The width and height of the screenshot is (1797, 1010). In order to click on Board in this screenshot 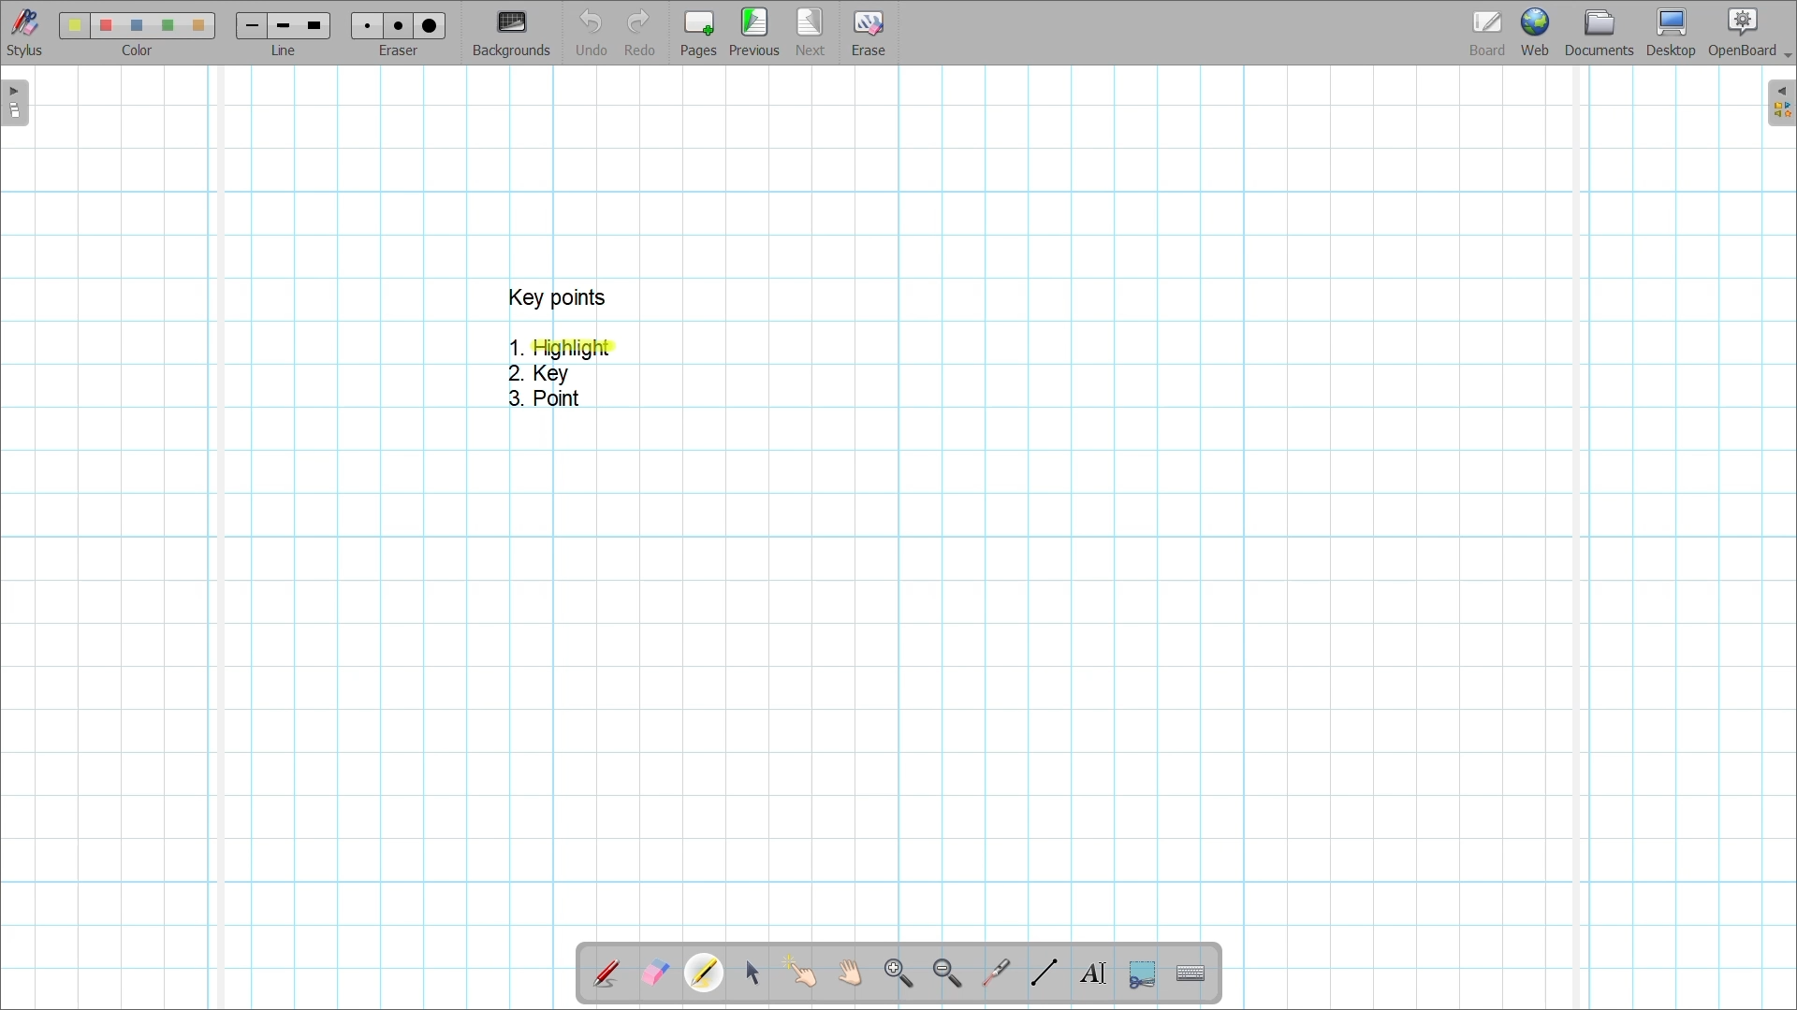, I will do `click(1488, 34)`.